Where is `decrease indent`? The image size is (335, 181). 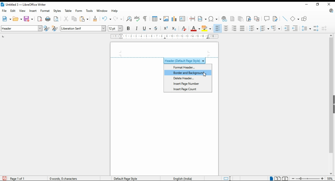
decrease indent is located at coordinates (295, 28).